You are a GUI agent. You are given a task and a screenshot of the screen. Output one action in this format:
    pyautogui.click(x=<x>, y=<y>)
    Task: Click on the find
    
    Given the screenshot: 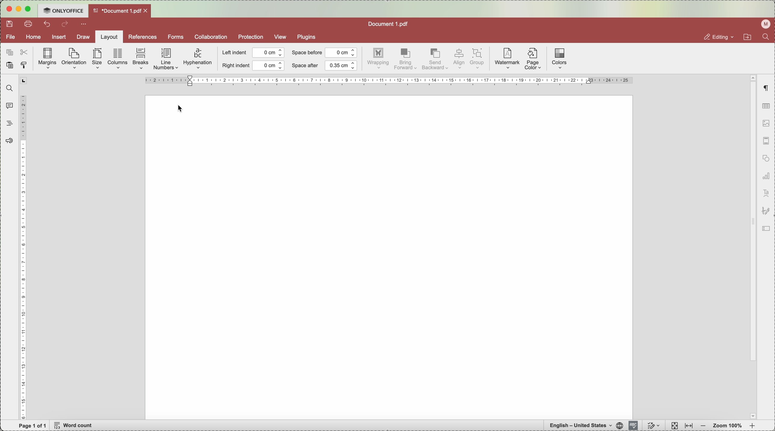 What is the action you would take?
    pyautogui.click(x=768, y=38)
    